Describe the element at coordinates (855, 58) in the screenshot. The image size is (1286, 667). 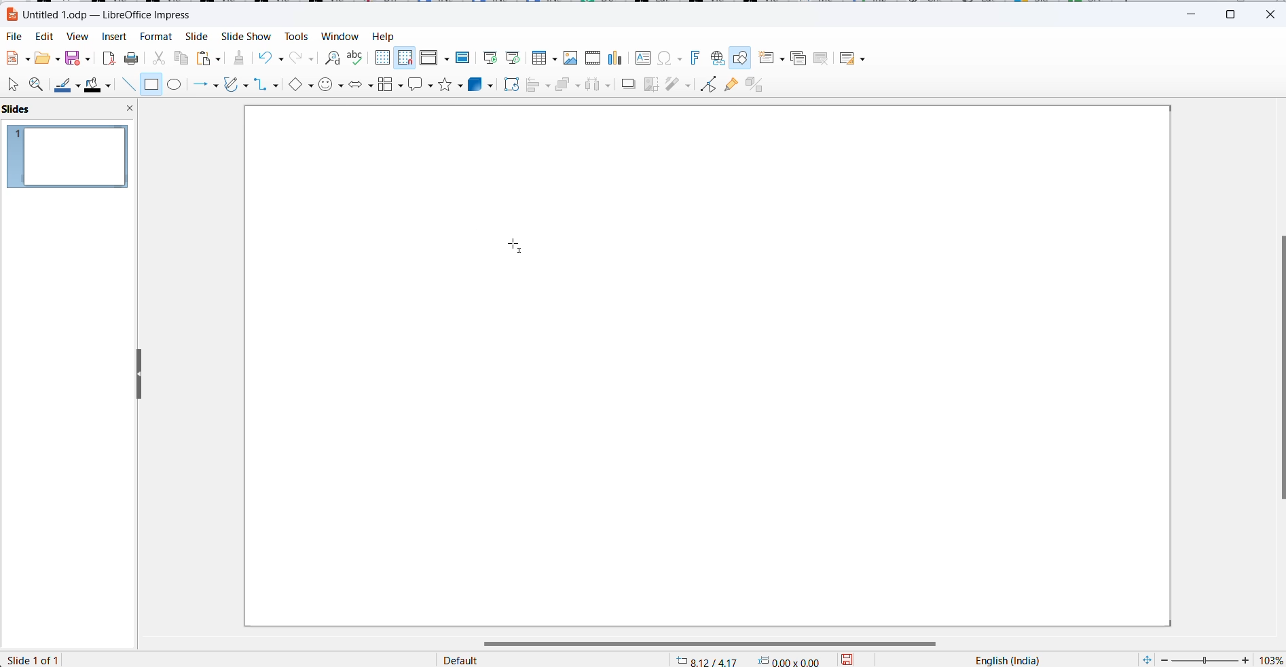
I see `Slide layout` at that location.